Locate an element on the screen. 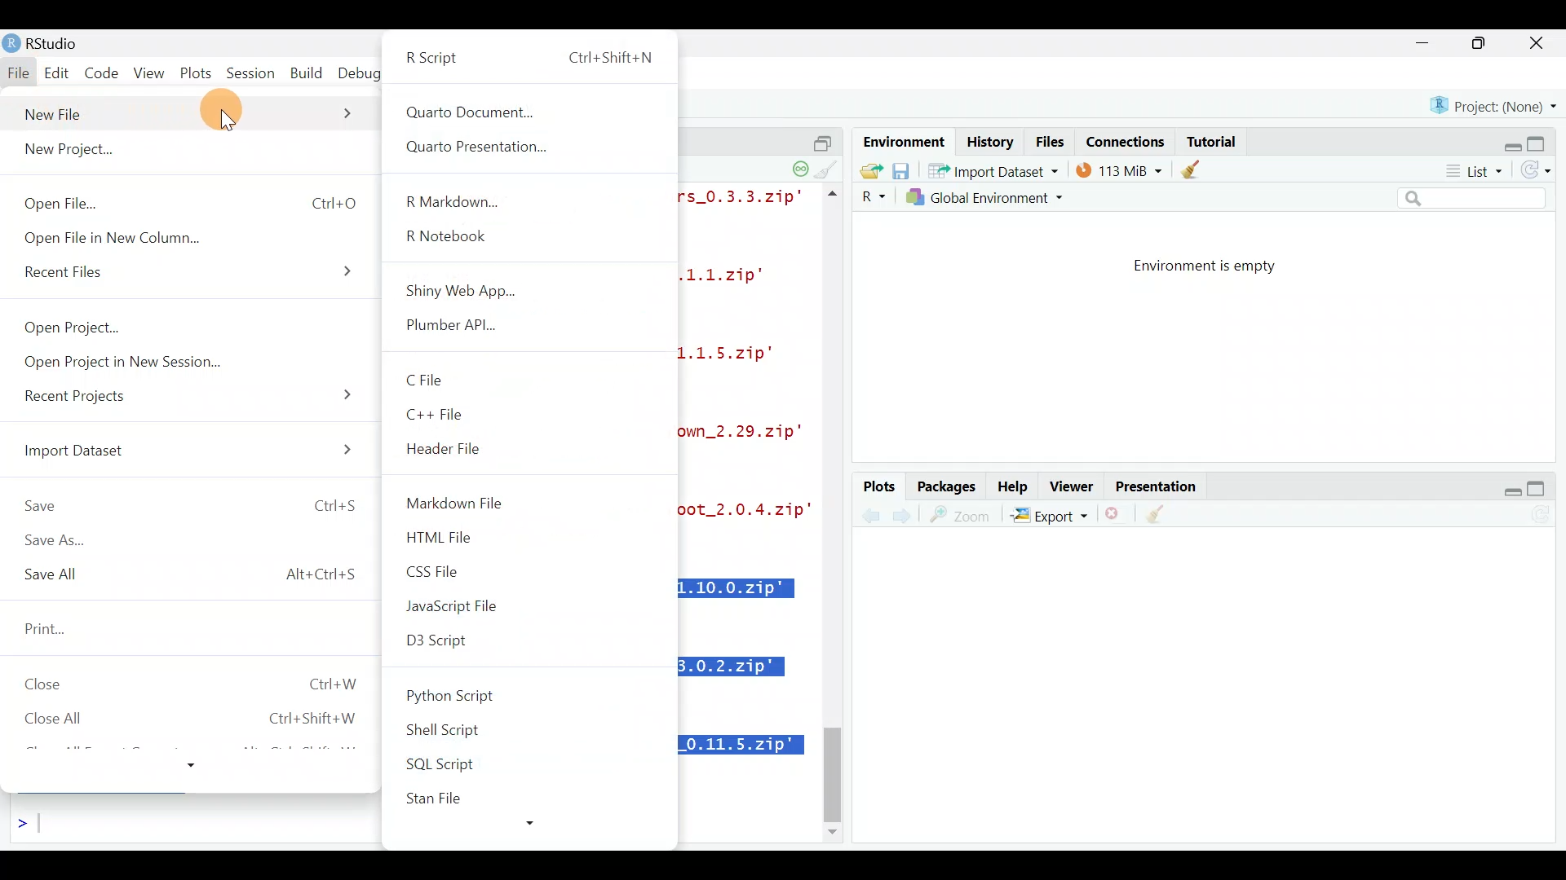 The image size is (1566, 880). 114 MIB is located at coordinates (1119, 169).